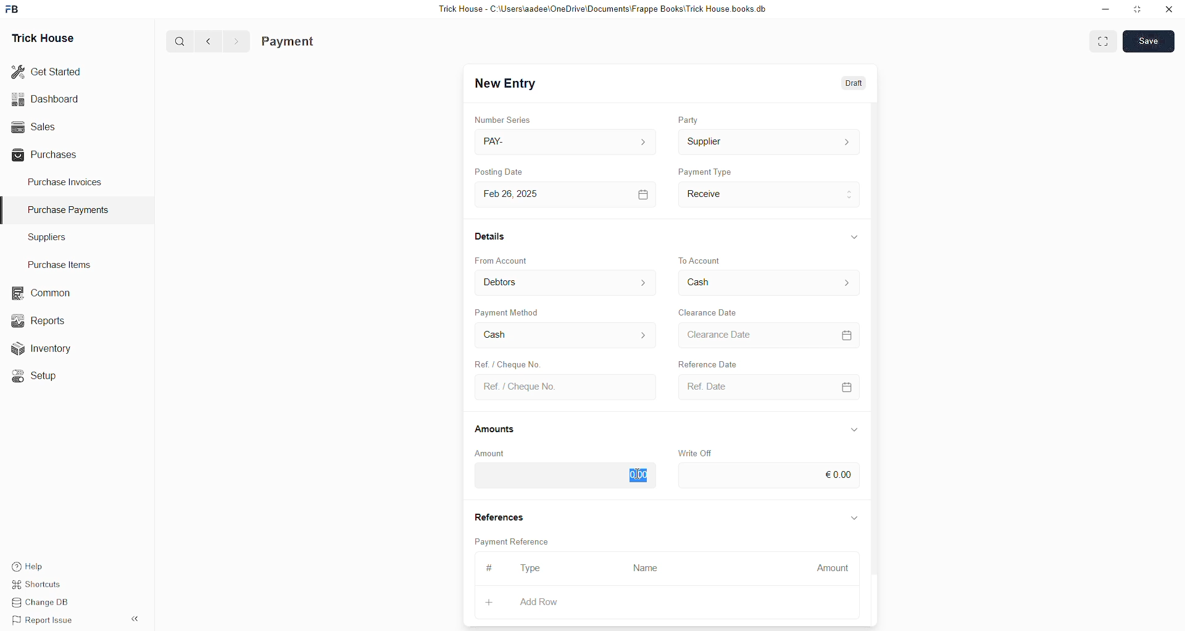 This screenshot has width=1185, height=631. I want to click on Payment Method, so click(508, 312).